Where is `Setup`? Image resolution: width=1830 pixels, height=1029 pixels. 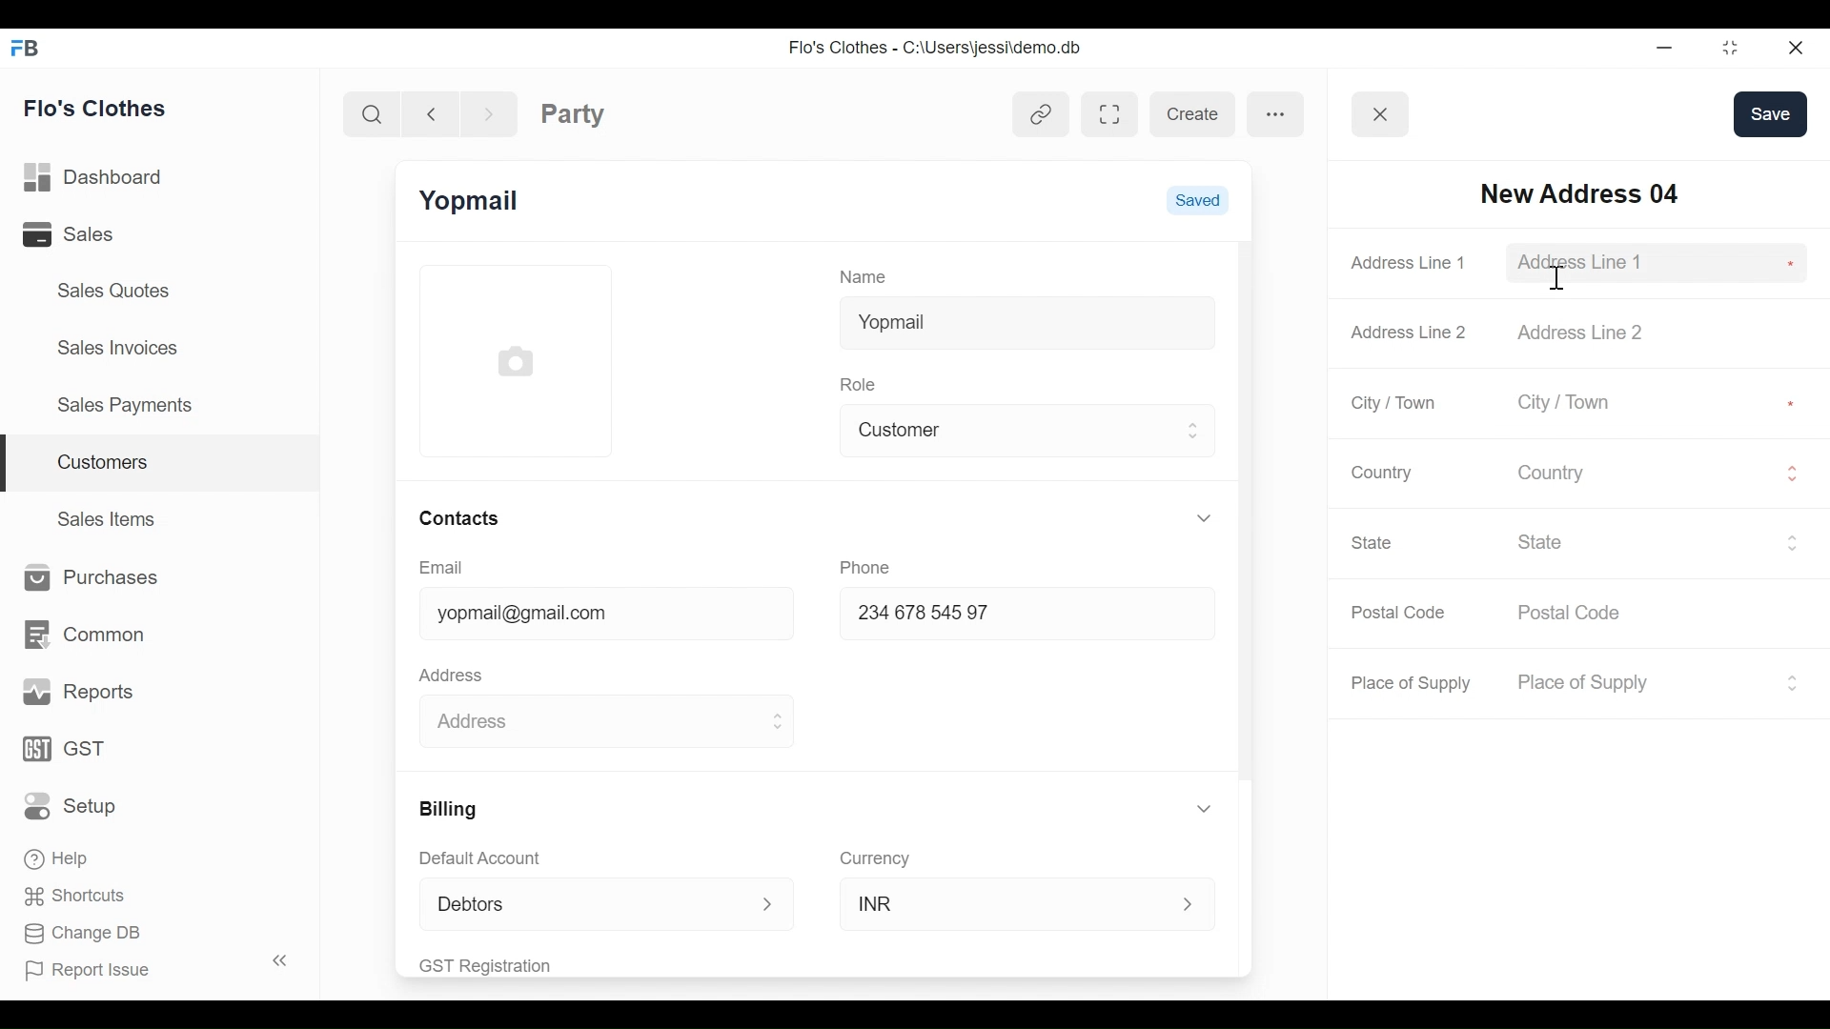 Setup is located at coordinates (75, 805).